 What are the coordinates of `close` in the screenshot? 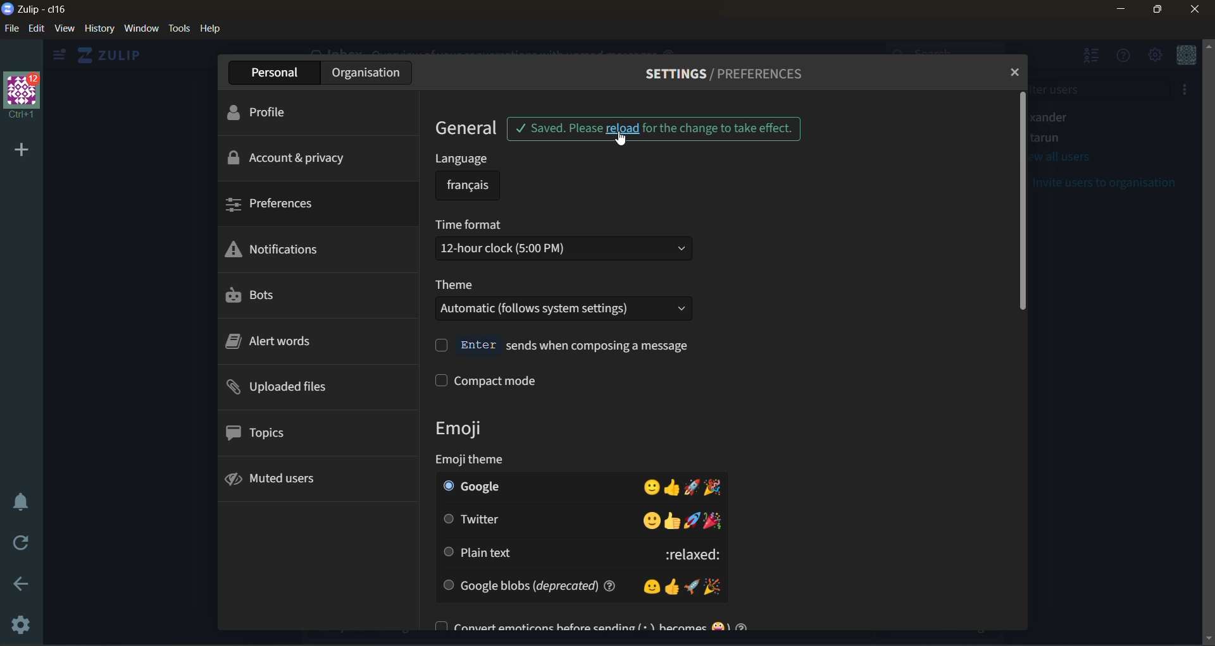 It's located at (1017, 72).